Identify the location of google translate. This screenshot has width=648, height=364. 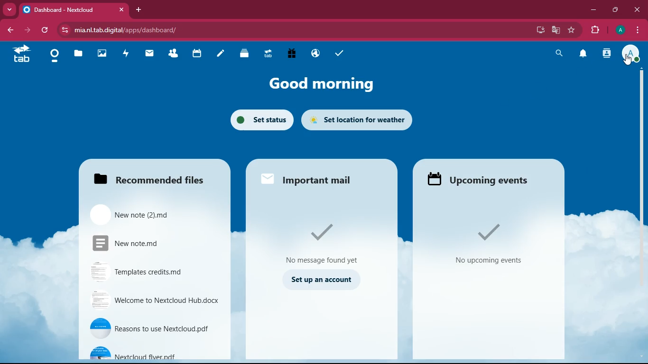
(557, 29).